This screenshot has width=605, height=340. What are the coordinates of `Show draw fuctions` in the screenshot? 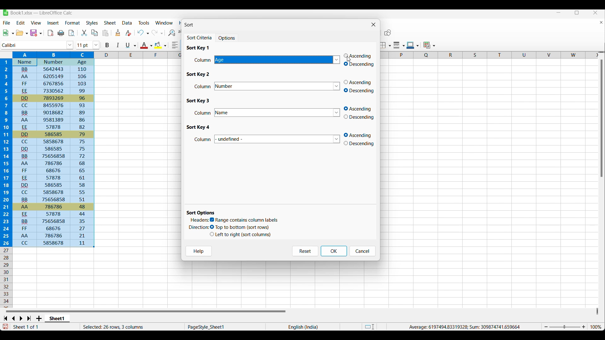 It's located at (388, 32).